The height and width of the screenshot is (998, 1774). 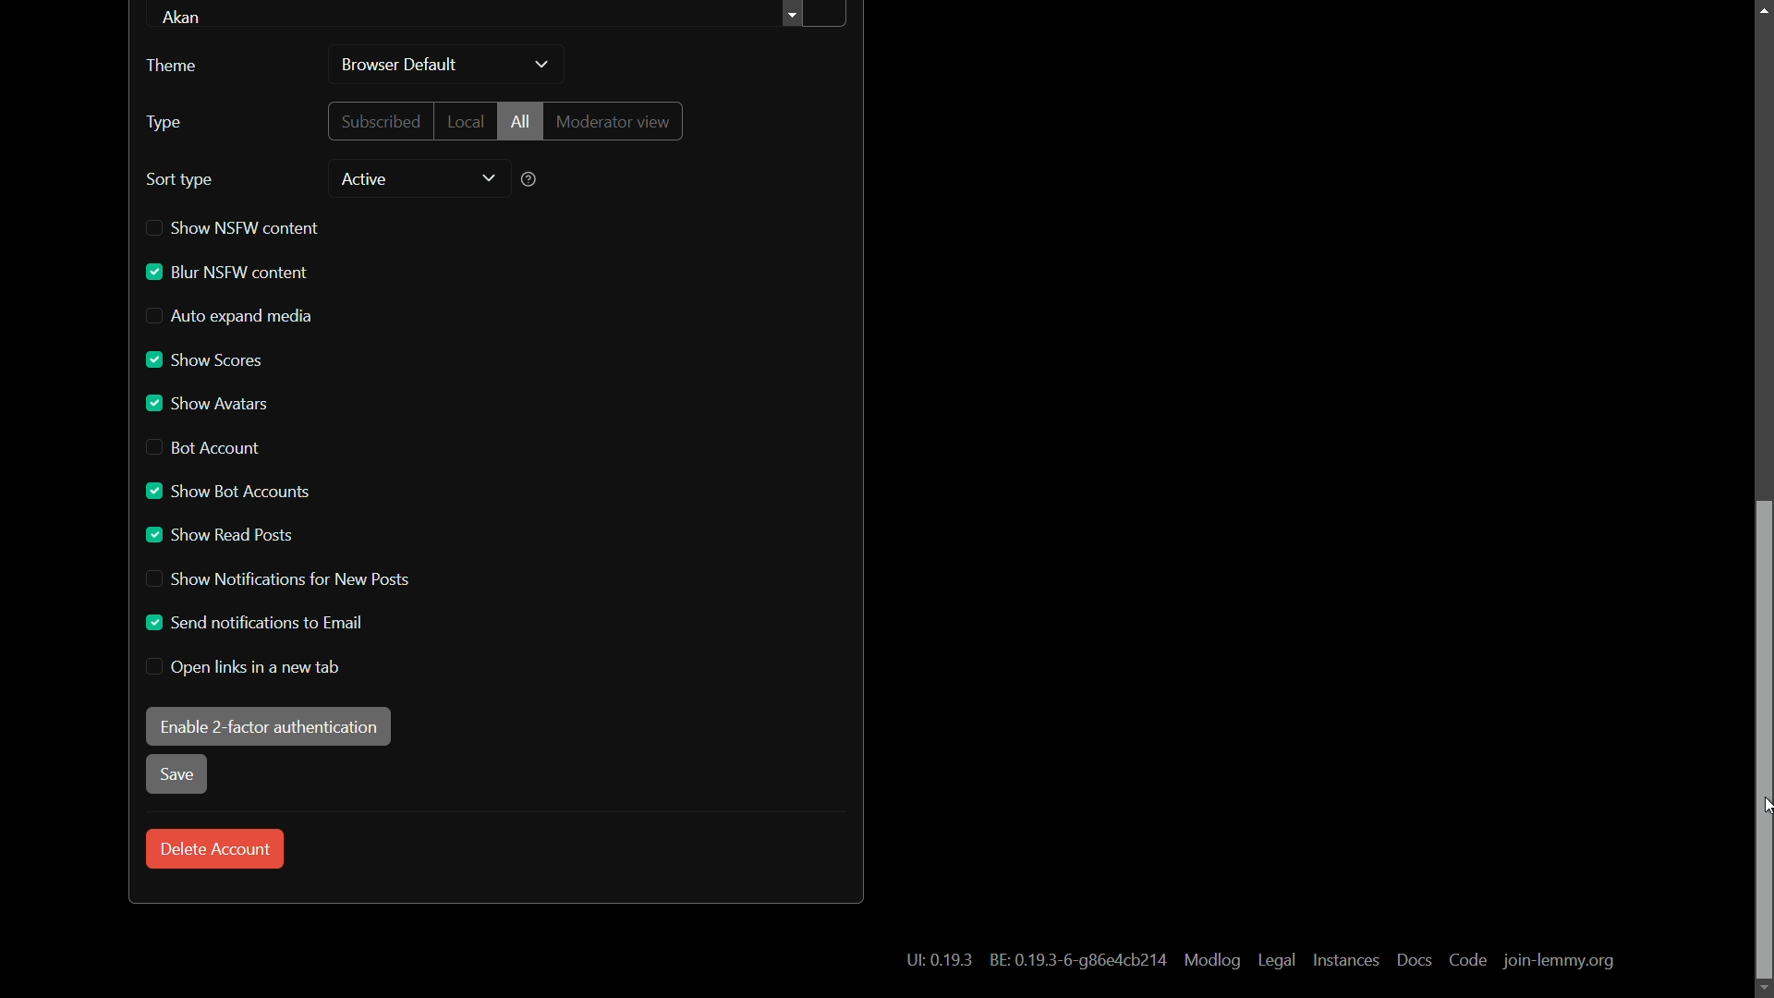 I want to click on bot account, so click(x=206, y=447).